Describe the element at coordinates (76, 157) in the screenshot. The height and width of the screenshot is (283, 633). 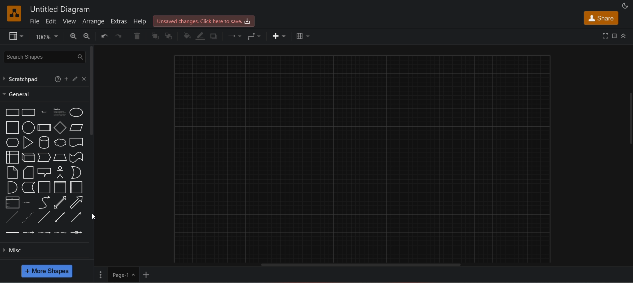
I see `tape` at that location.